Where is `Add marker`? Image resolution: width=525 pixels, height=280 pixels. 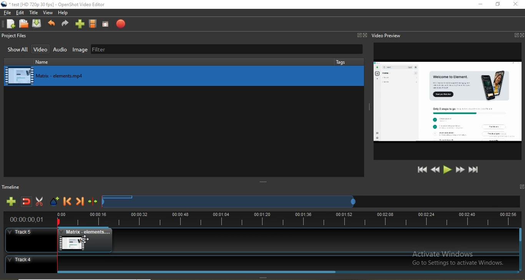 Add marker is located at coordinates (55, 203).